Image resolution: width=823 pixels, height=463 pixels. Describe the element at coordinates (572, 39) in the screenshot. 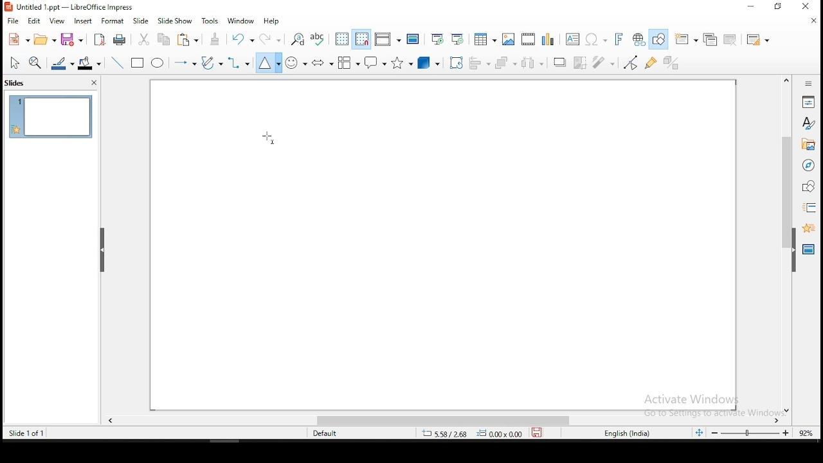

I see `text box` at that location.